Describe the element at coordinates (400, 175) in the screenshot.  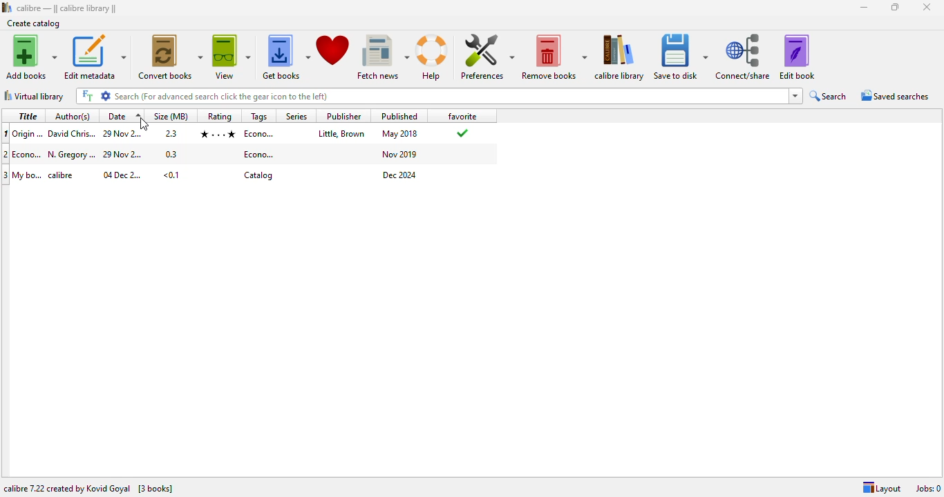
I see `publish date` at that location.